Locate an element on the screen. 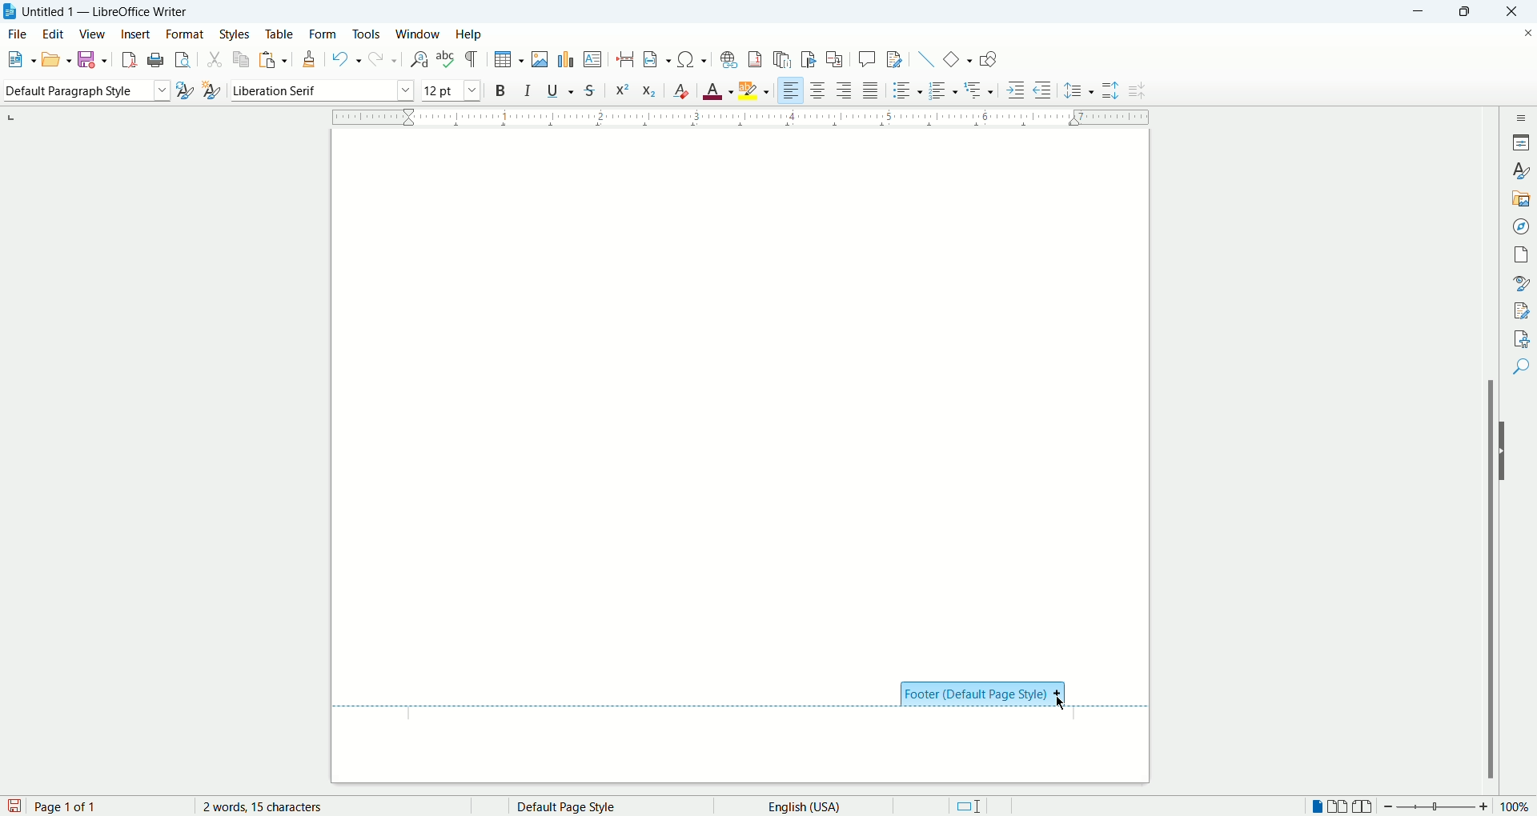 The width and height of the screenshot is (1537, 816). insert field is located at coordinates (656, 60).